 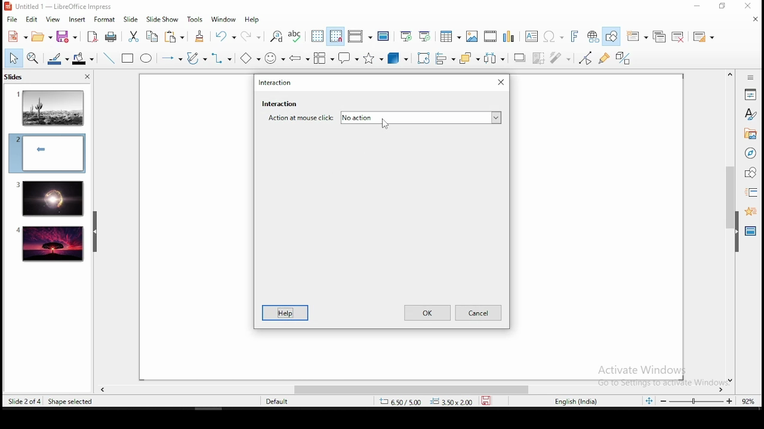 What do you see at coordinates (253, 20) in the screenshot?
I see `help` at bounding box center [253, 20].